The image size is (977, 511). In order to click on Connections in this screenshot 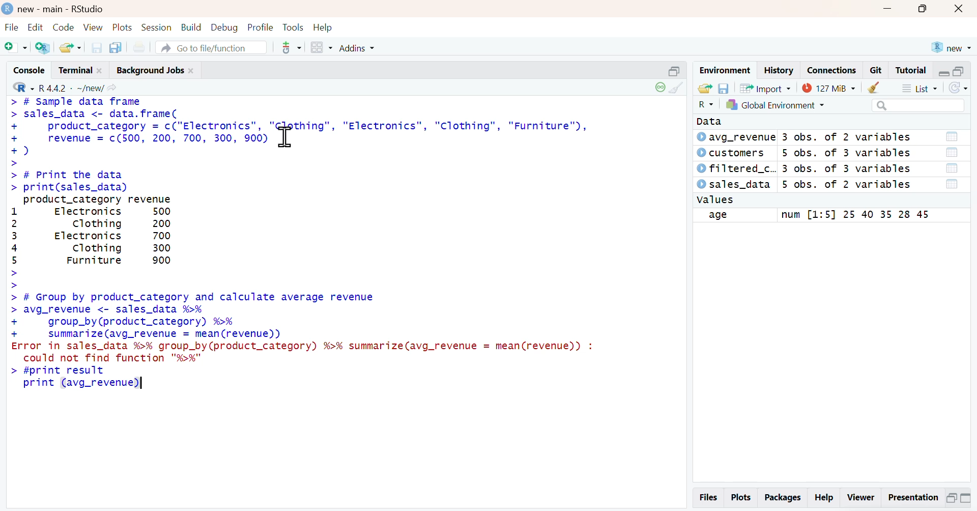, I will do `click(832, 70)`.